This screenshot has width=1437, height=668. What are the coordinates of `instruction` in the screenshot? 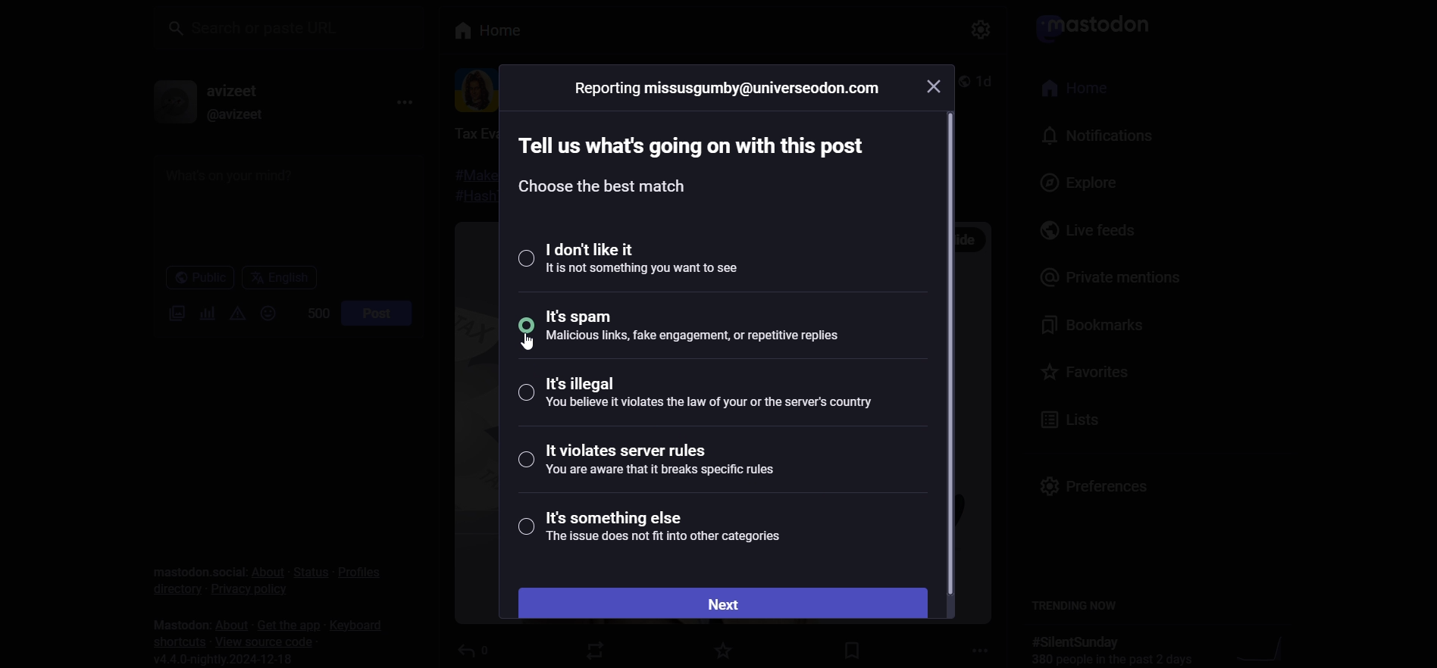 It's located at (697, 170).